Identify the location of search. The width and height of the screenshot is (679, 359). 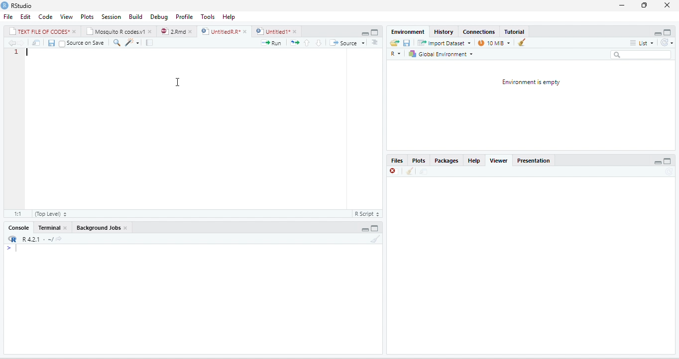
(641, 54).